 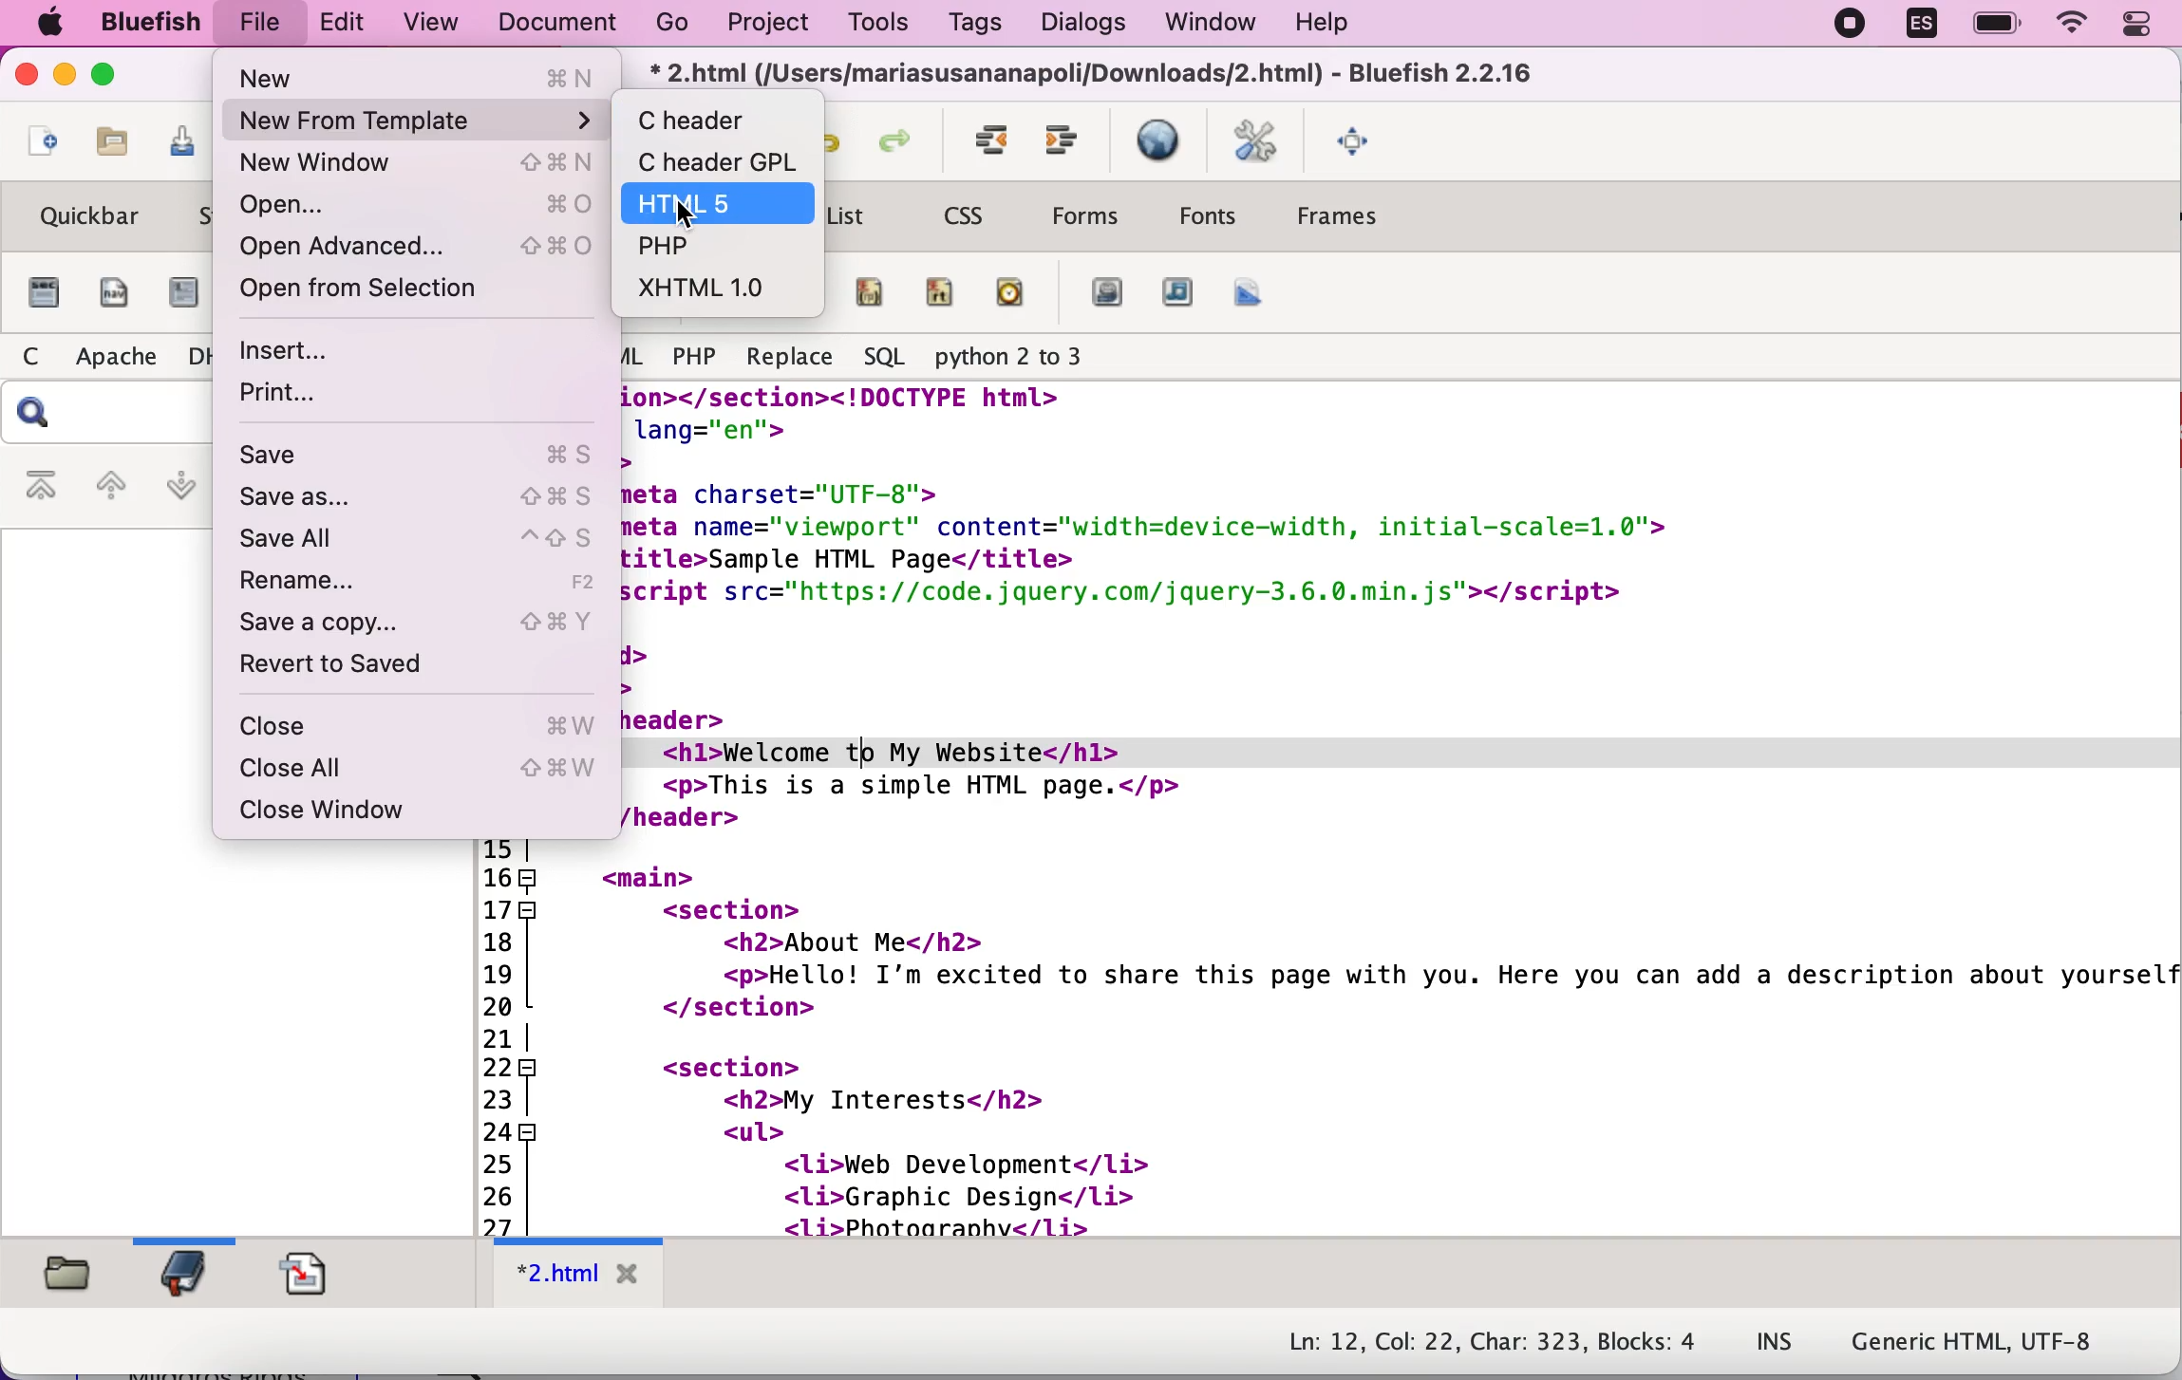 I want to click on tags, so click(x=973, y=23).